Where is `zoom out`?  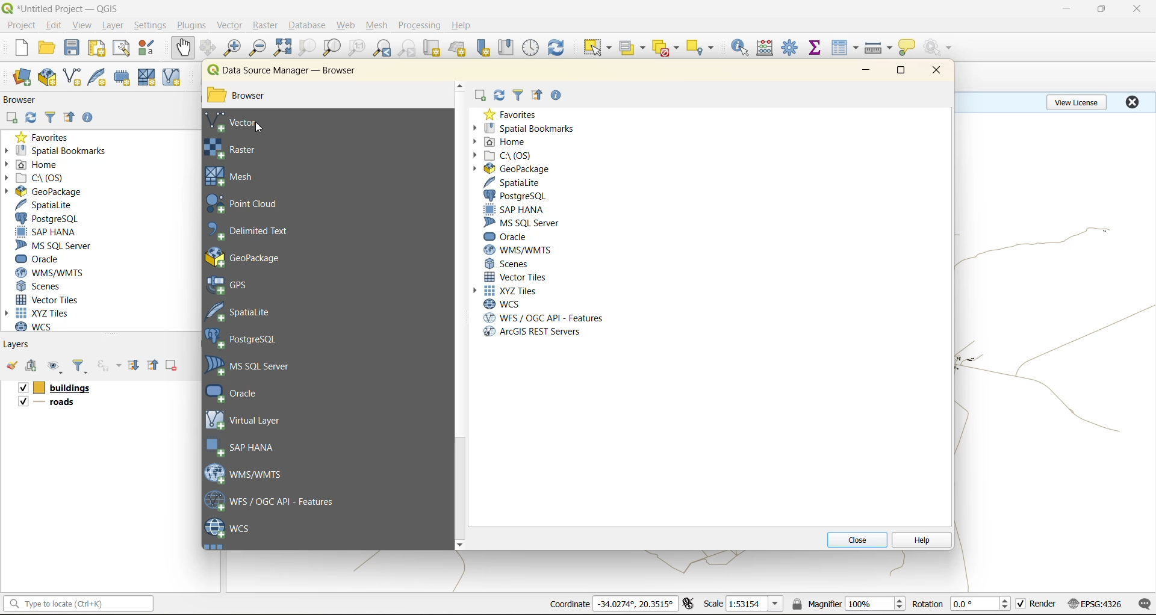
zoom out is located at coordinates (258, 47).